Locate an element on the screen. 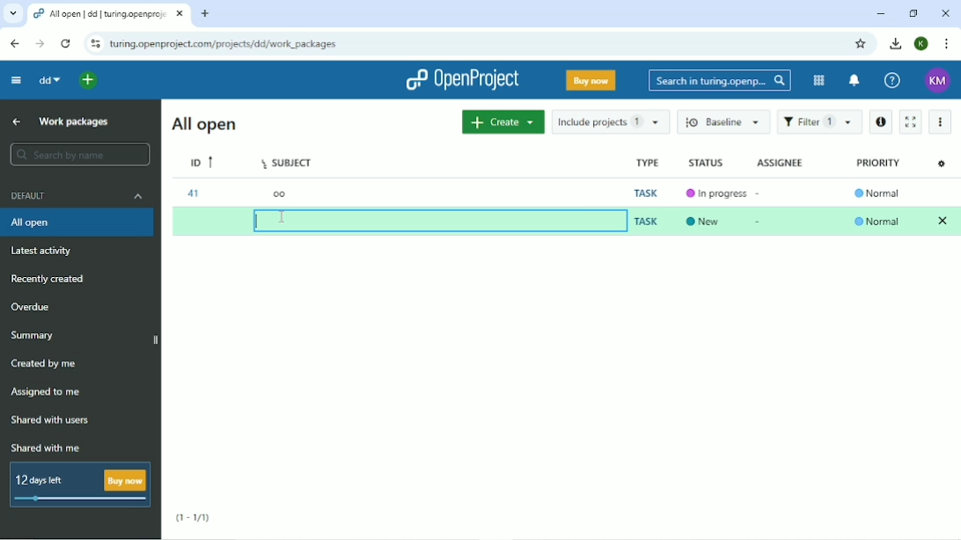 The width and height of the screenshot is (961, 540). View site information is located at coordinates (95, 45).